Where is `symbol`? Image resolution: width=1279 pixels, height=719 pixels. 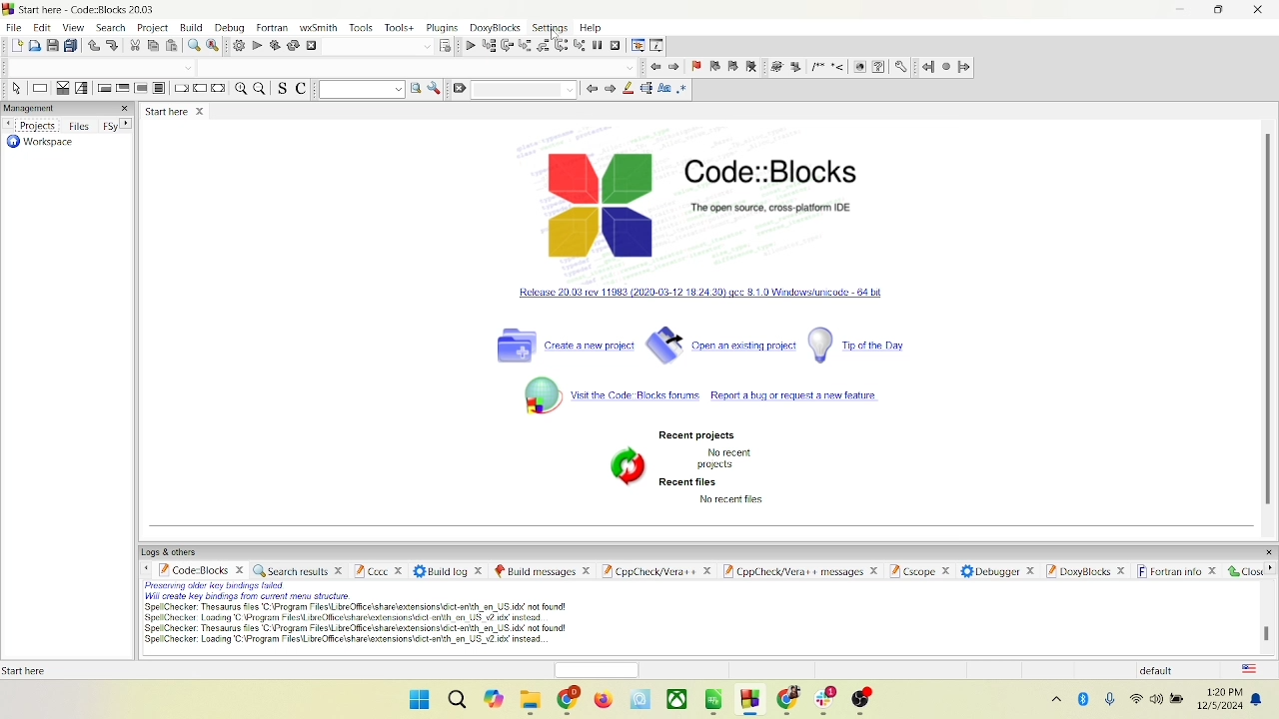 symbol is located at coordinates (623, 465).